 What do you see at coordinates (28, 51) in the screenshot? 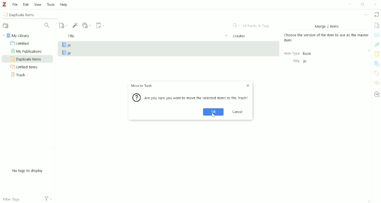
I see `My Publications` at bounding box center [28, 51].